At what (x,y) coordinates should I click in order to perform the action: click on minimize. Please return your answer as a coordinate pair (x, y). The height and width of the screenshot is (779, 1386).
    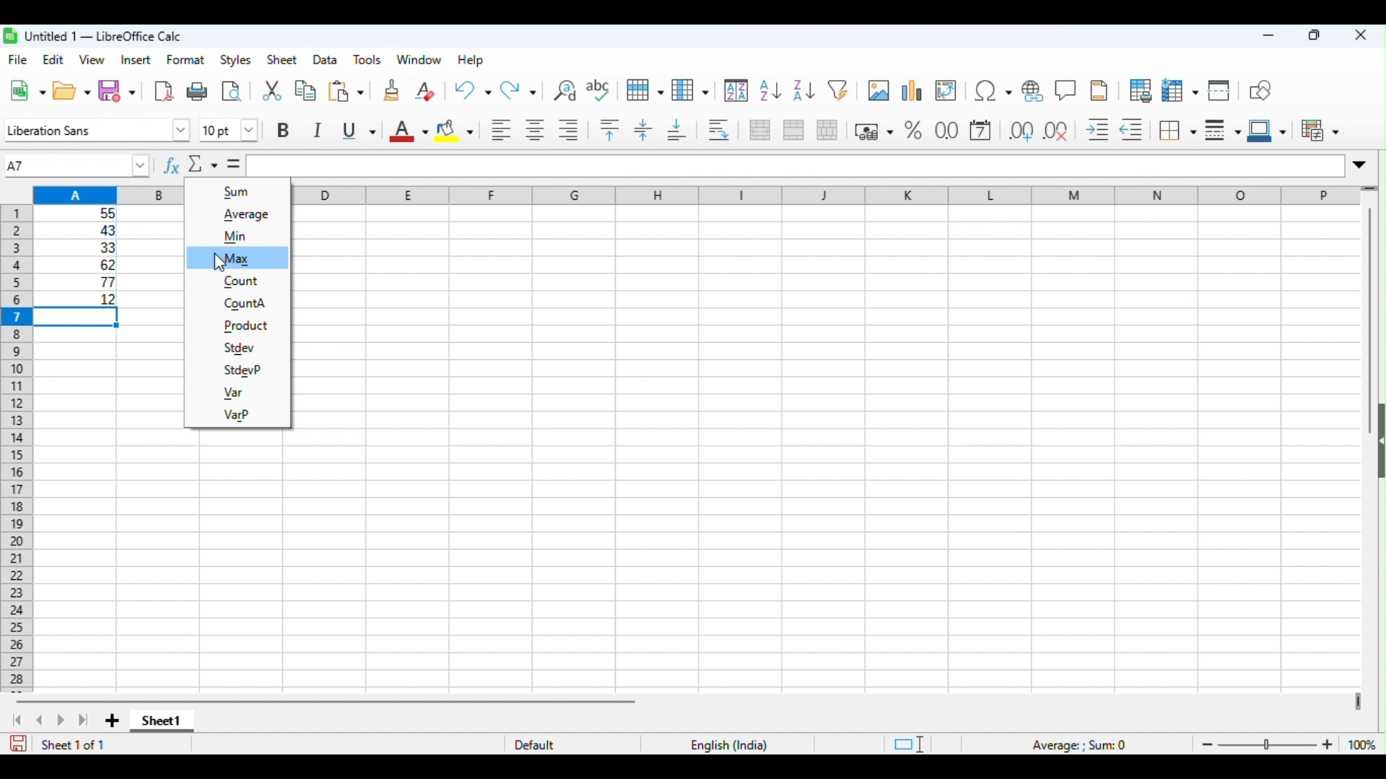
    Looking at the image, I should click on (1269, 36).